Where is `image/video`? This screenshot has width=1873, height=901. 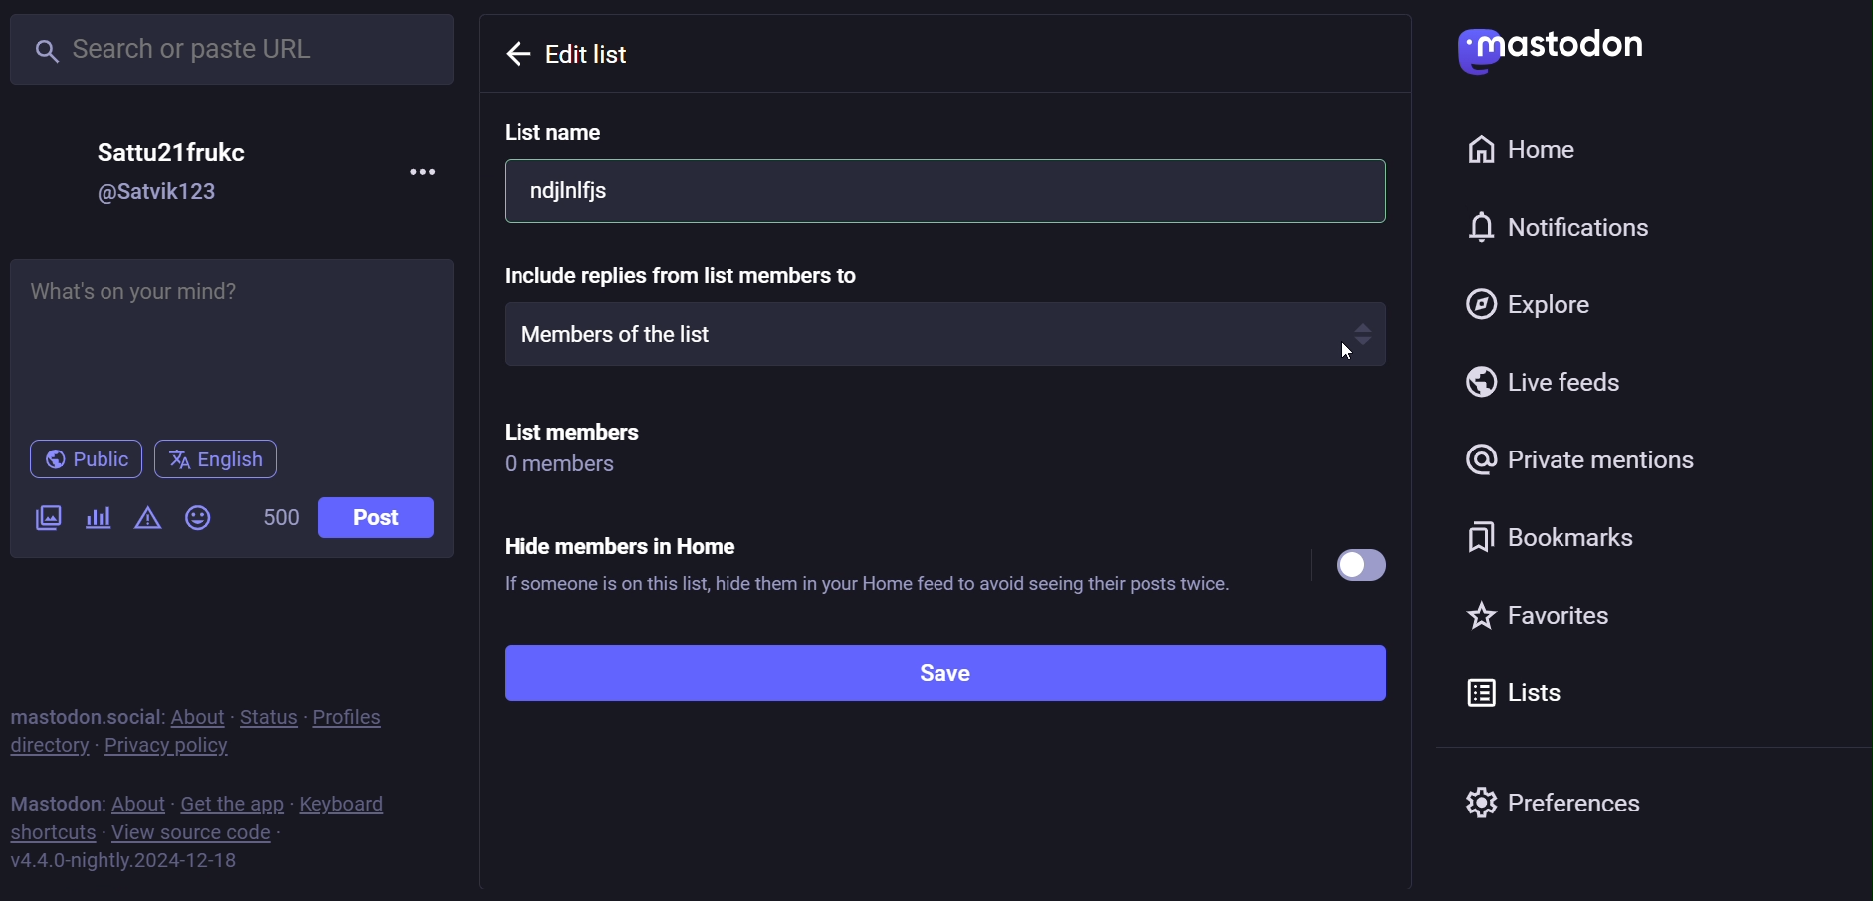 image/video is located at coordinates (41, 519).